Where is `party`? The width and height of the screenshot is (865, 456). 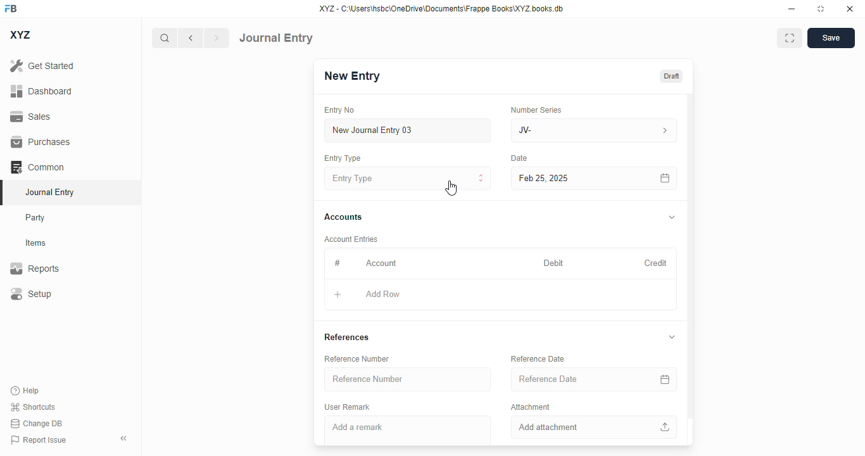 party is located at coordinates (35, 218).